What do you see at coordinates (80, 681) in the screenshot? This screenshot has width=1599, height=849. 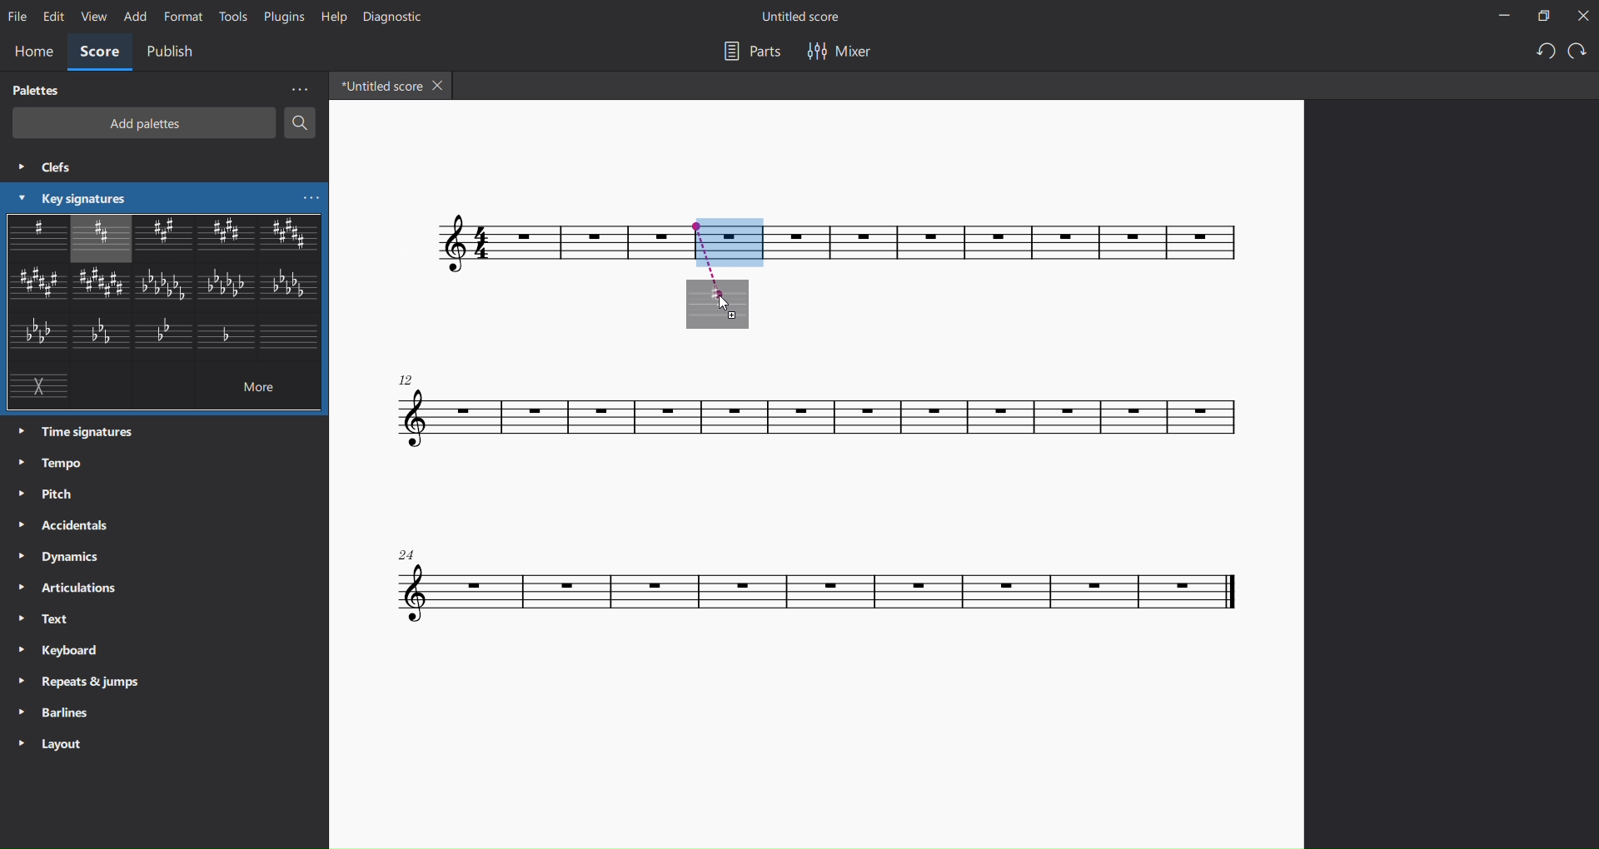 I see `repeats and jumps` at bounding box center [80, 681].